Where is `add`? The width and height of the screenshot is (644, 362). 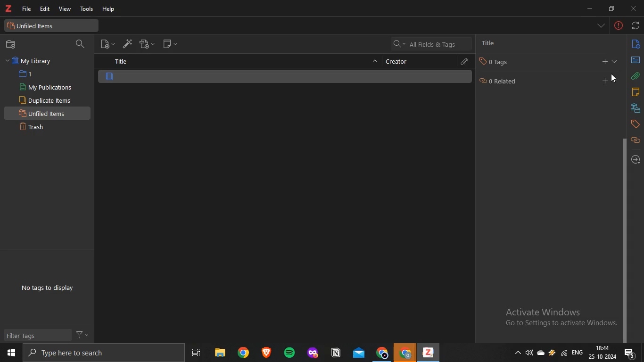
add is located at coordinates (605, 61).